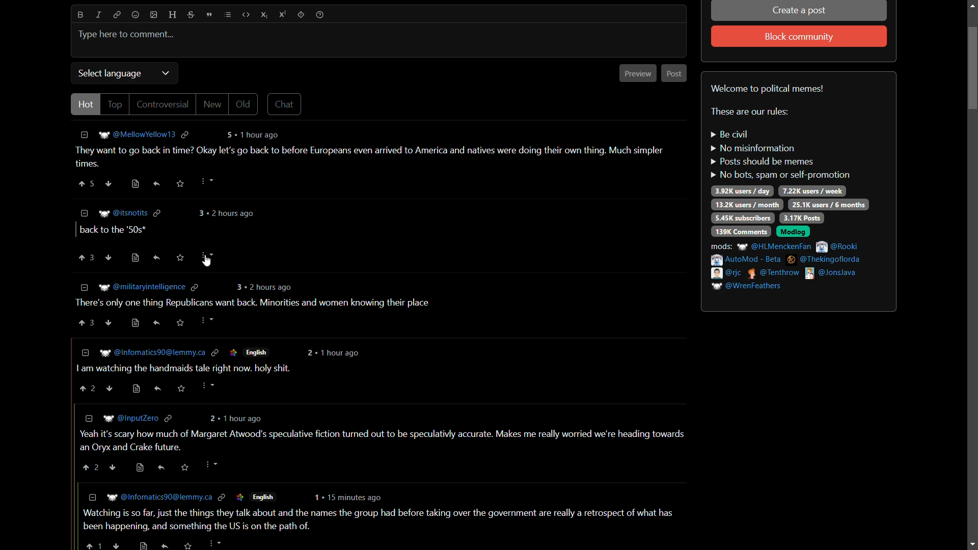  What do you see at coordinates (285, 104) in the screenshot?
I see `chat` at bounding box center [285, 104].